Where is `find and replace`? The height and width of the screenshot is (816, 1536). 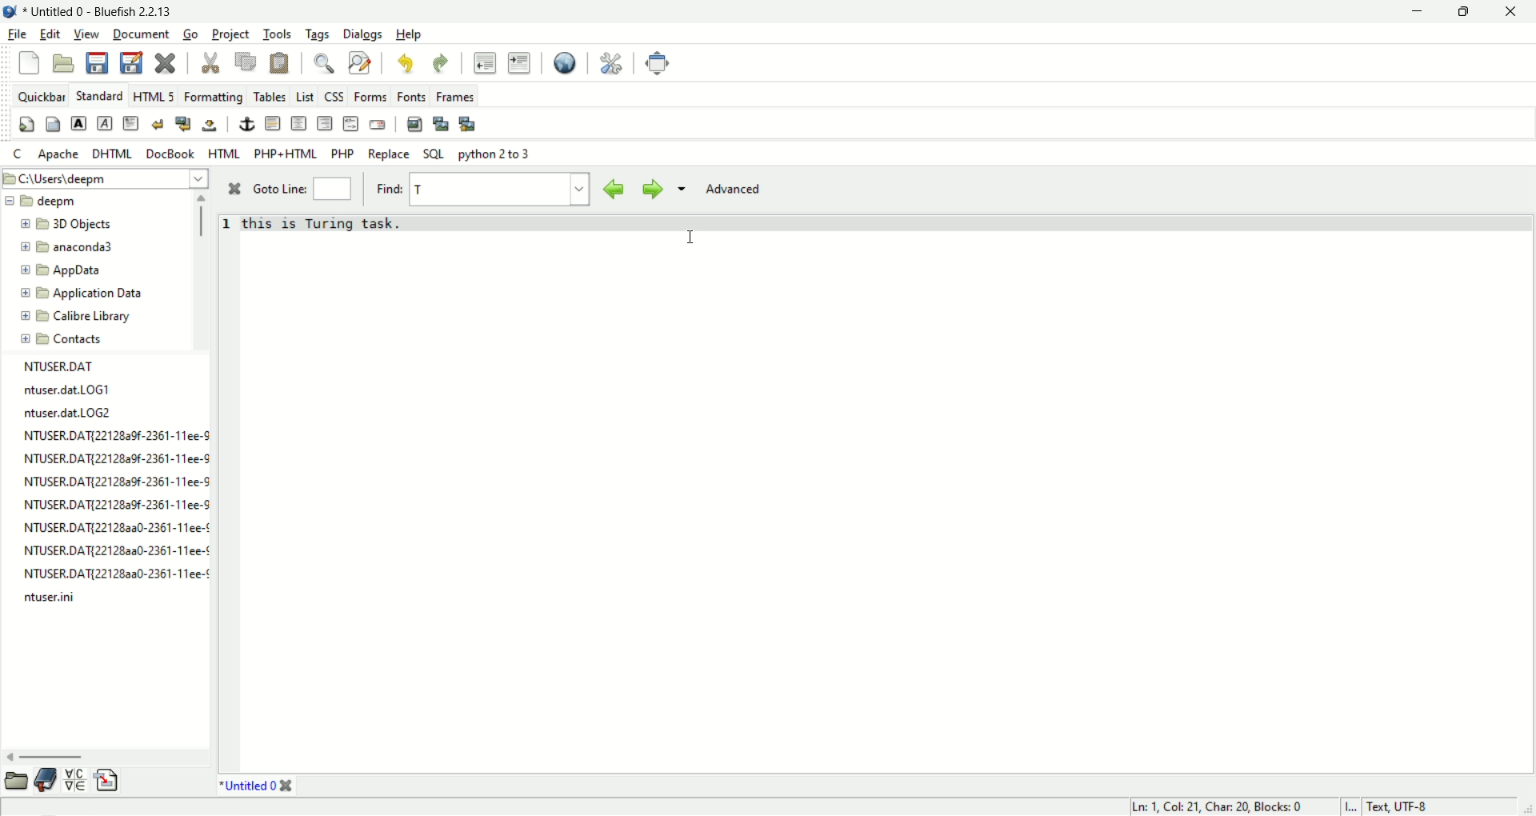
find and replace is located at coordinates (360, 63).